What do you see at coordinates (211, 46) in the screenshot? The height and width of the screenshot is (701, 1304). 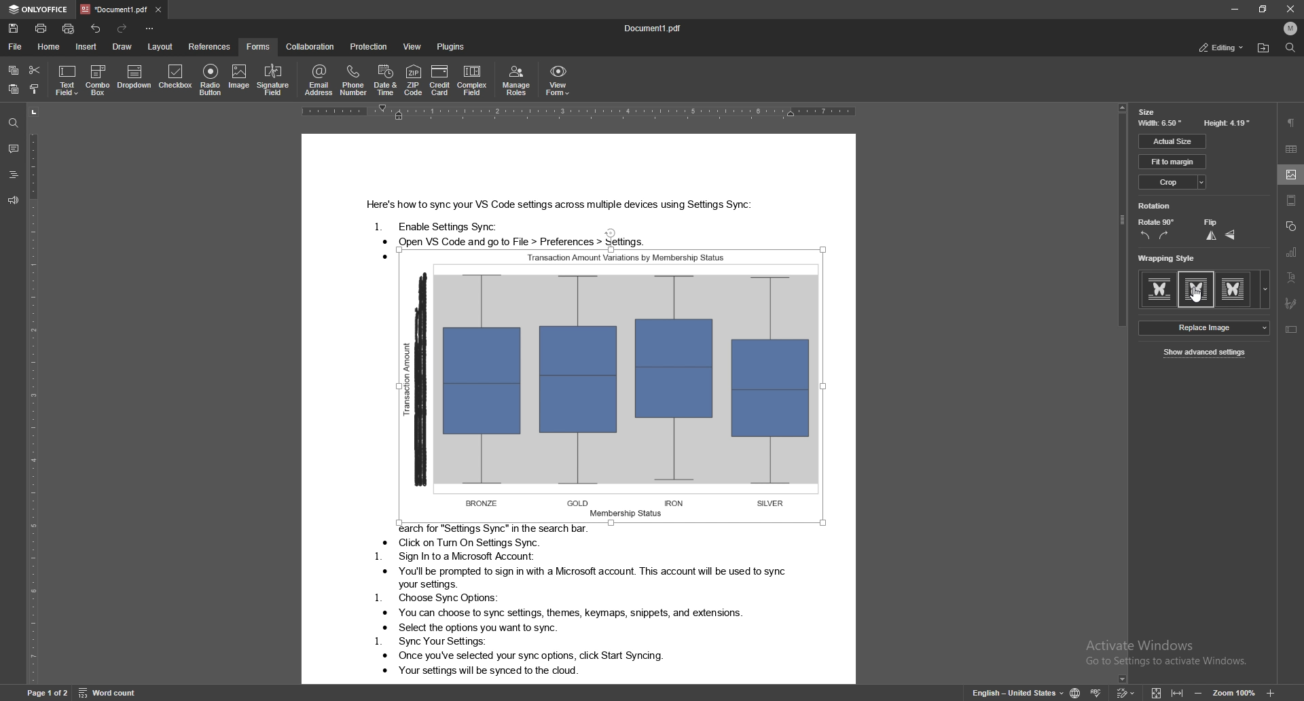 I see `references` at bounding box center [211, 46].